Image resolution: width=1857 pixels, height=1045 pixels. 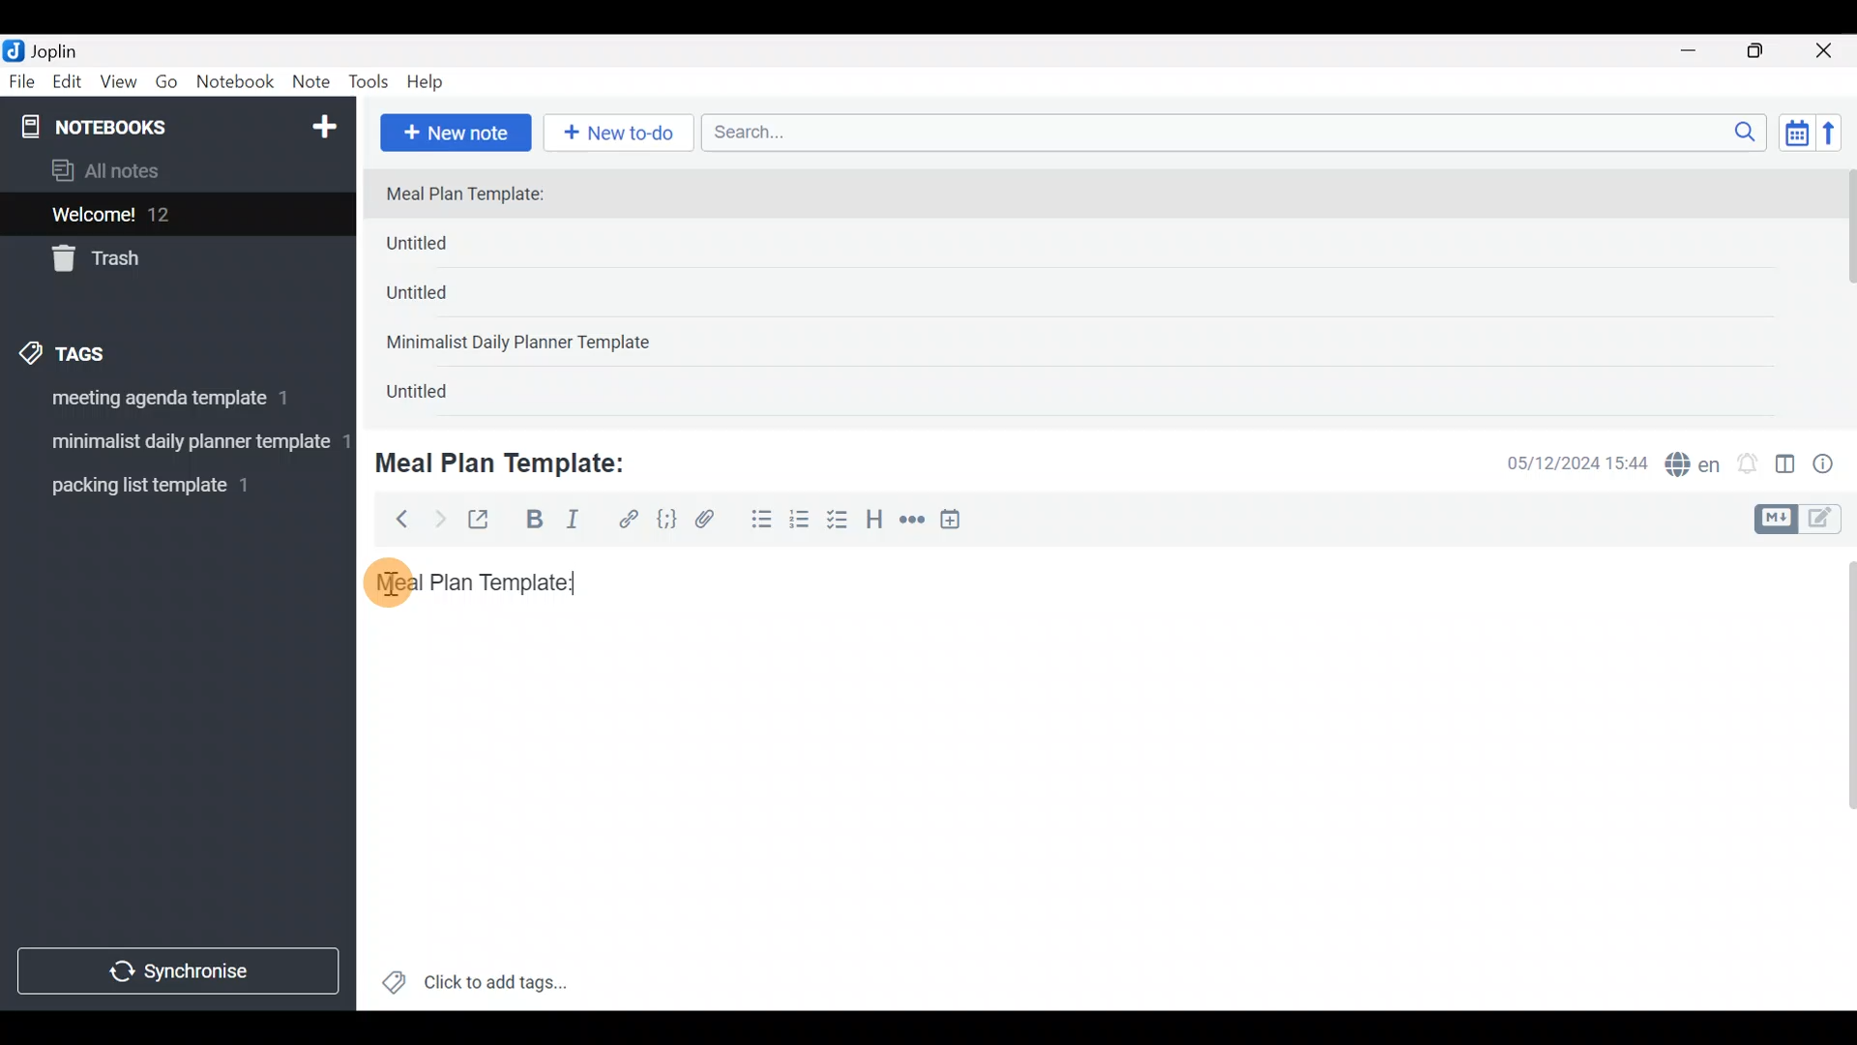 What do you see at coordinates (443, 299) in the screenshot?
I see `Untitled` at bounding box center [443, 299].